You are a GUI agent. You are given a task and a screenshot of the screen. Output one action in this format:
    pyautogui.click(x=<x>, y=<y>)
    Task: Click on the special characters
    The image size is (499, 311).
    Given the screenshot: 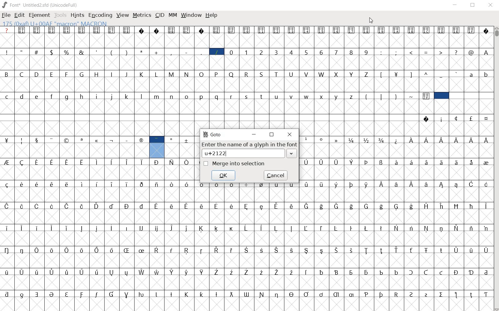 What is the action you would take?
    pyautogui.click(x=455, y=125)
    